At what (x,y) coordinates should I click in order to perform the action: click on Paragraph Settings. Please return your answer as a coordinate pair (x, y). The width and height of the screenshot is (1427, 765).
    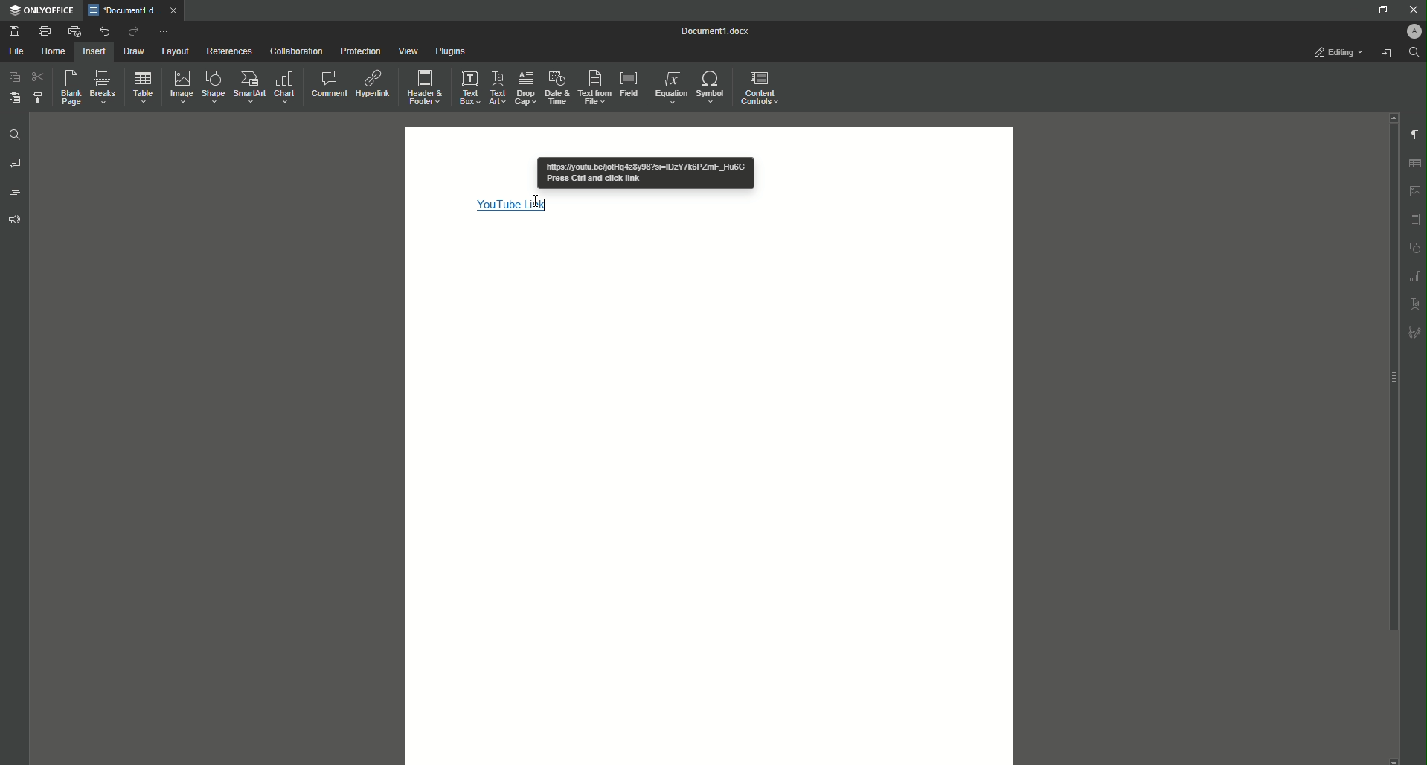
    Looking at the image, I should click on (1415, 135).